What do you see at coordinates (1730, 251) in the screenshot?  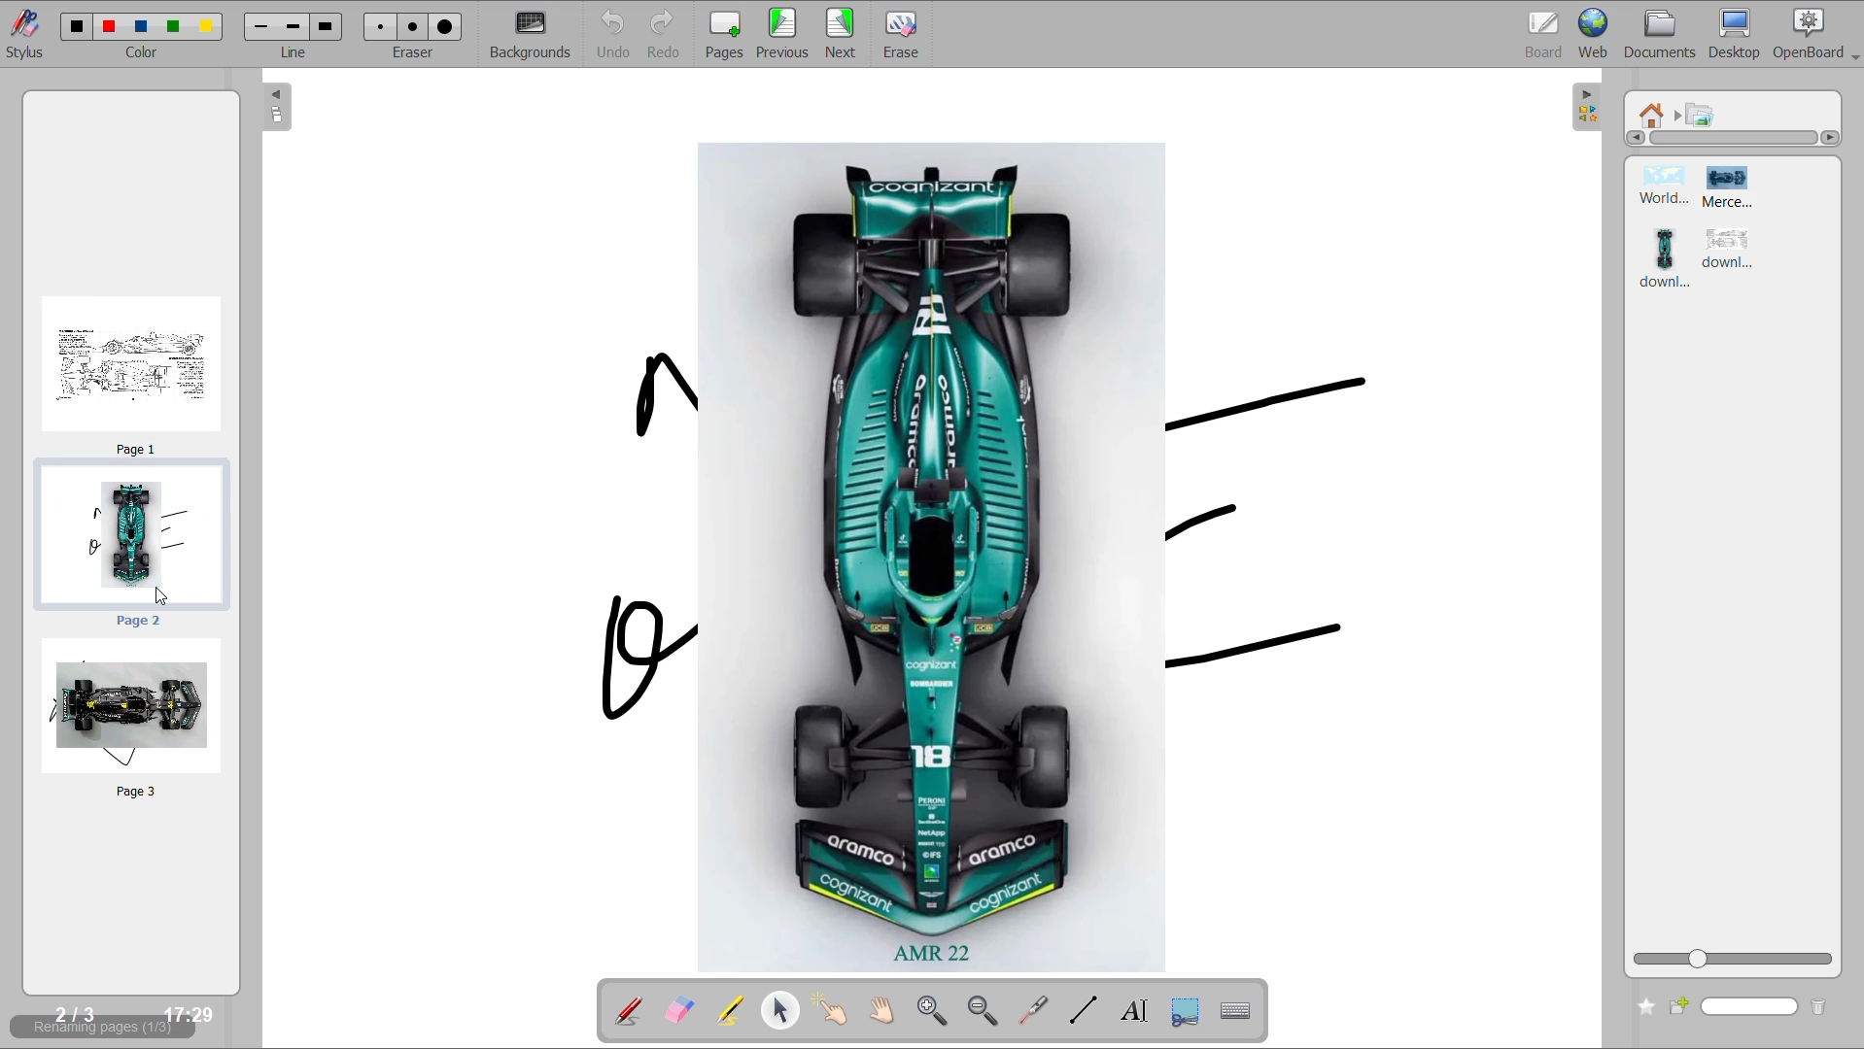 I see `image 4` at bounding box center [1730, 251].